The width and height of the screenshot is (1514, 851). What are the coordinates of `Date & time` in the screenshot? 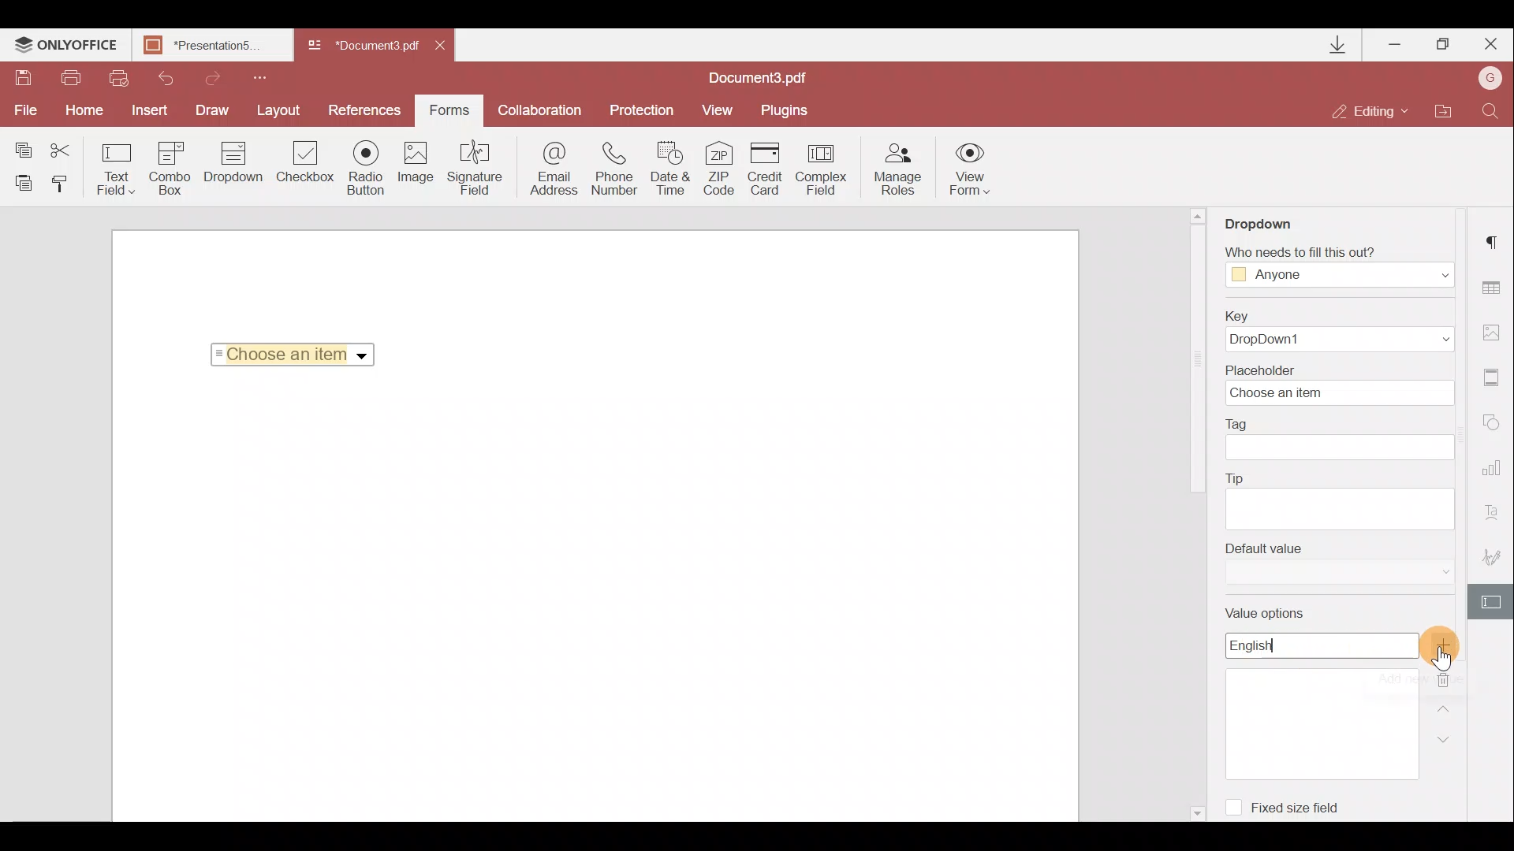 It's located at (672, 171).